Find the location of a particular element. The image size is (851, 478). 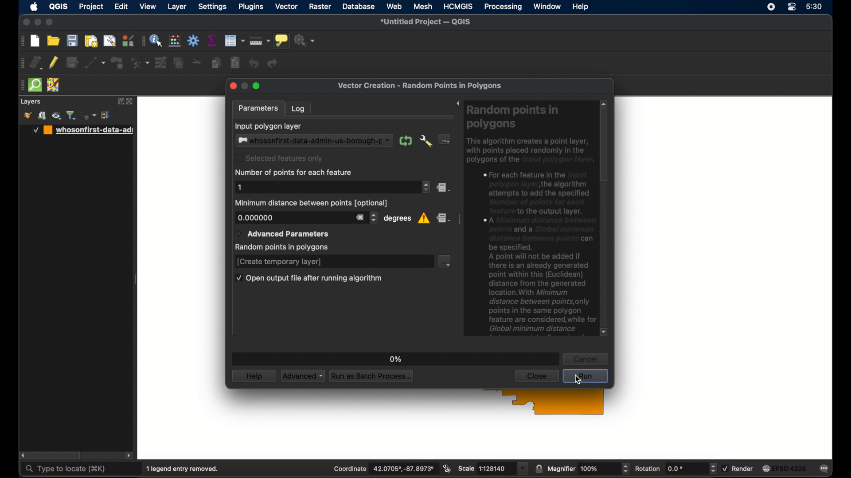

filter legend is located at coordinates (72, 115).